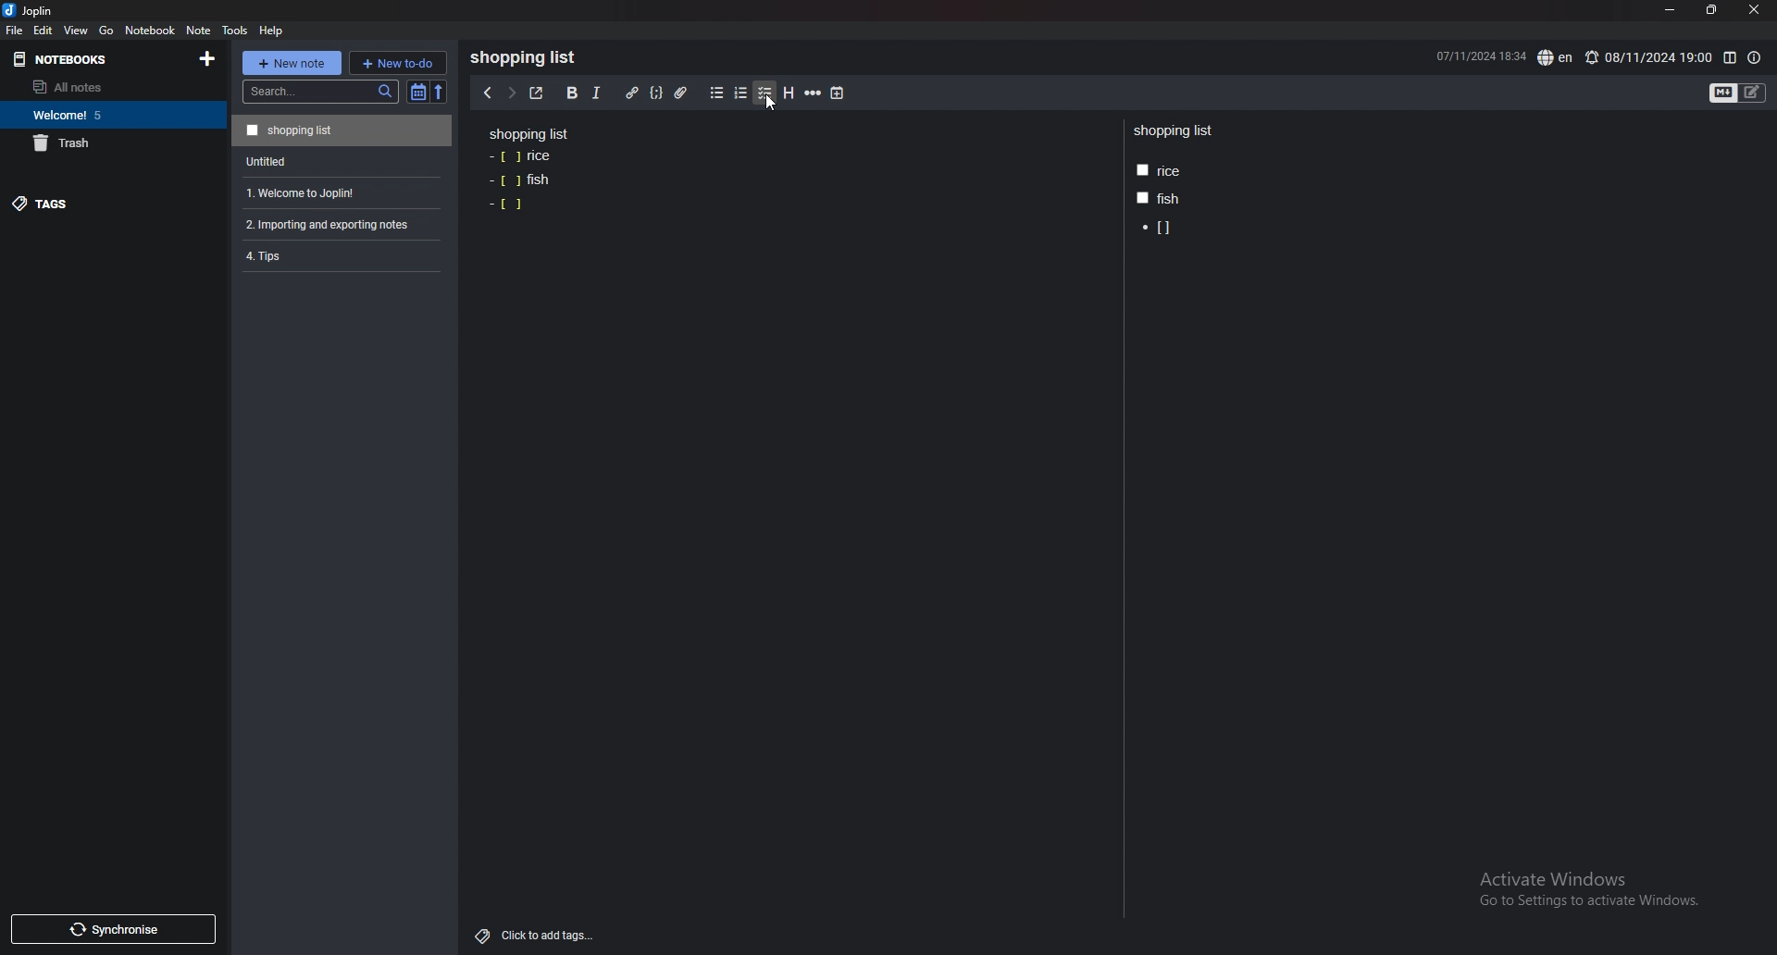  I want to click on Shopping list, so click(528, 57).